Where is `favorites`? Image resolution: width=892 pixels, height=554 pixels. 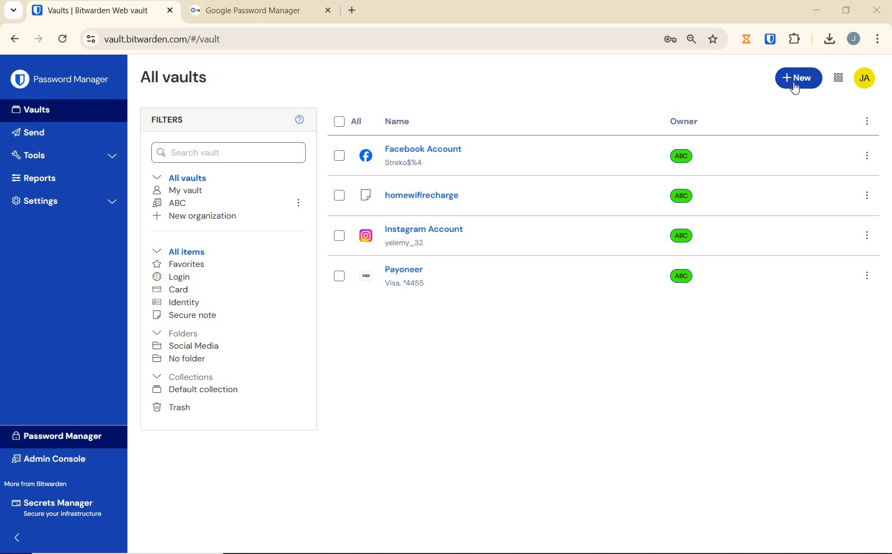
favorites is located at coordinates (179, 265).